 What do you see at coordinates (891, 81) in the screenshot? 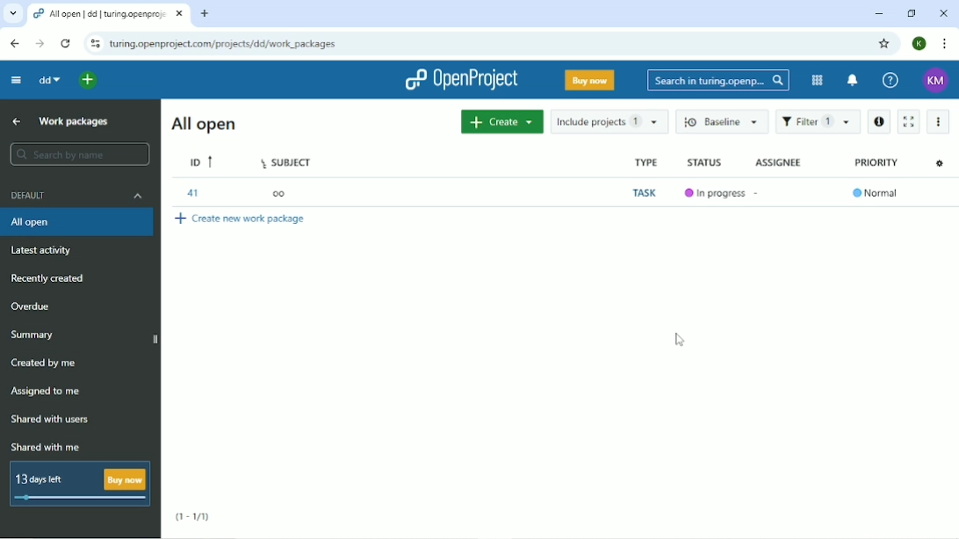
I see `Help` at bounding box center [891, 81].